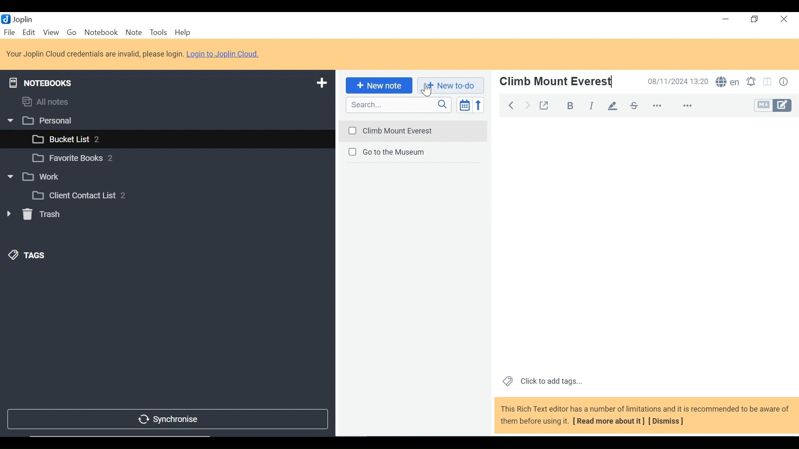  I want to click on Note View, so click(645, 244).